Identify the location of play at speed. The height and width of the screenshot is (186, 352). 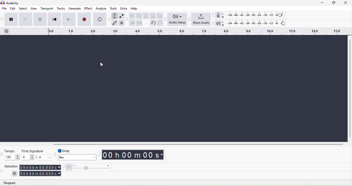
(91, 167).